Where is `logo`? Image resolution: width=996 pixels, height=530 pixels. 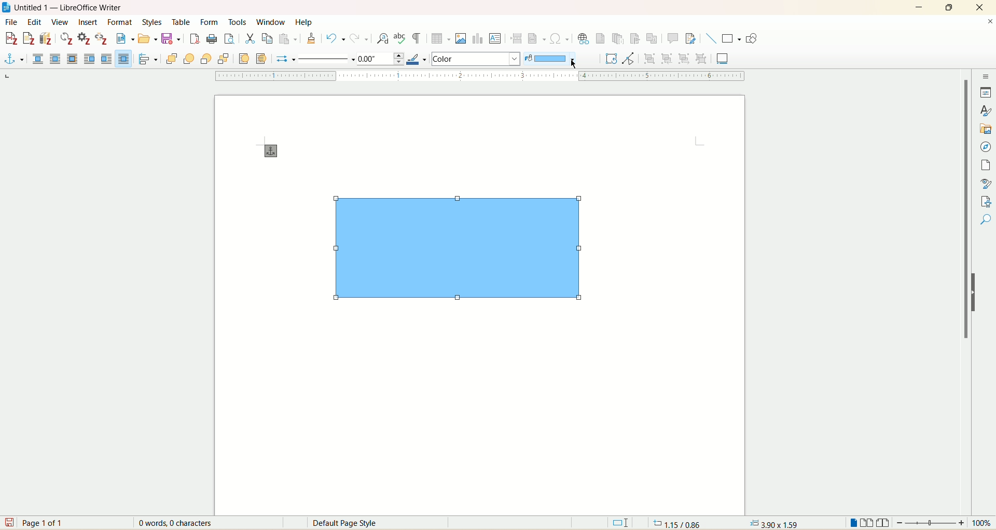
logo is located at coordinates (6, 8).